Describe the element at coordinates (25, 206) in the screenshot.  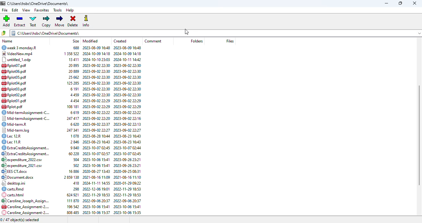
I see ` Caroline Assianment-2.` at that location.